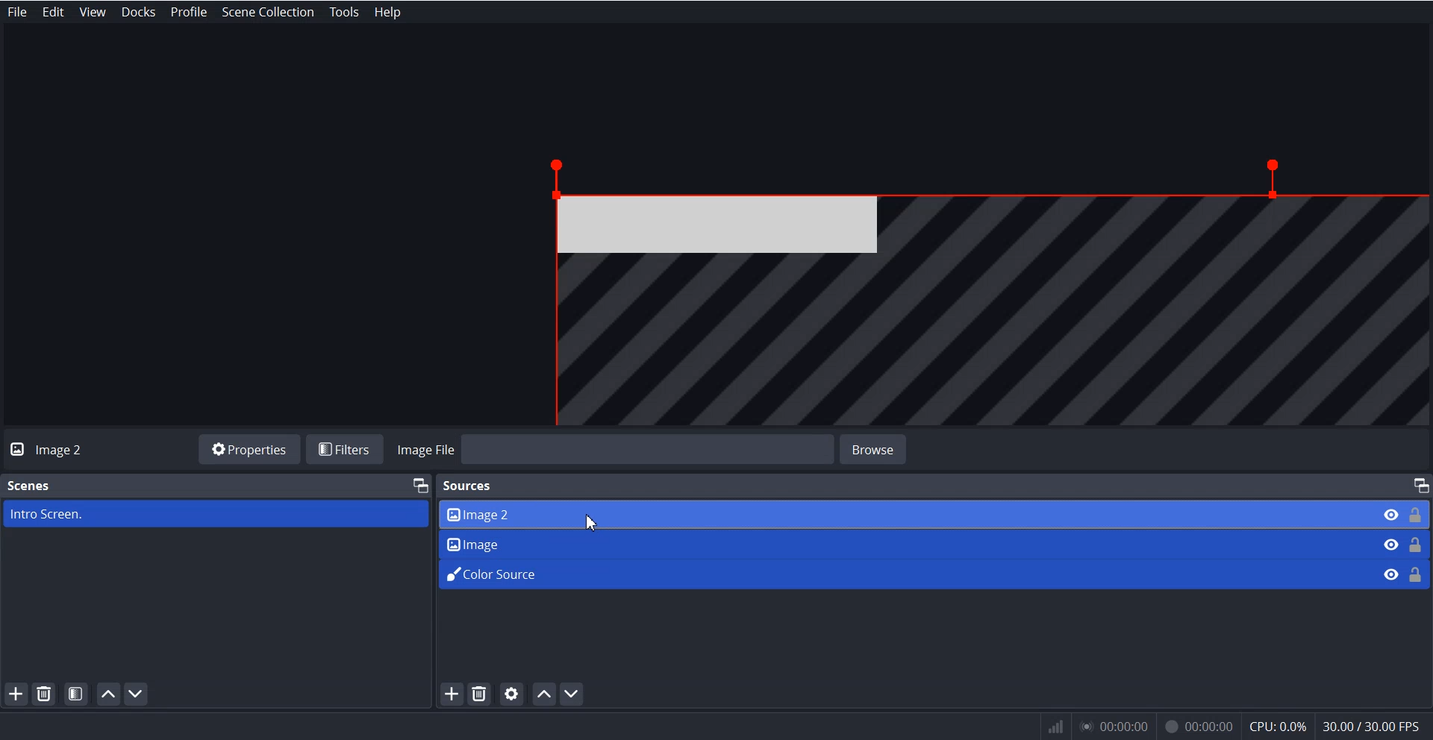 The width and height of the screenshot is (1433, 740). I want to click on Lock, so click(1417, 542).